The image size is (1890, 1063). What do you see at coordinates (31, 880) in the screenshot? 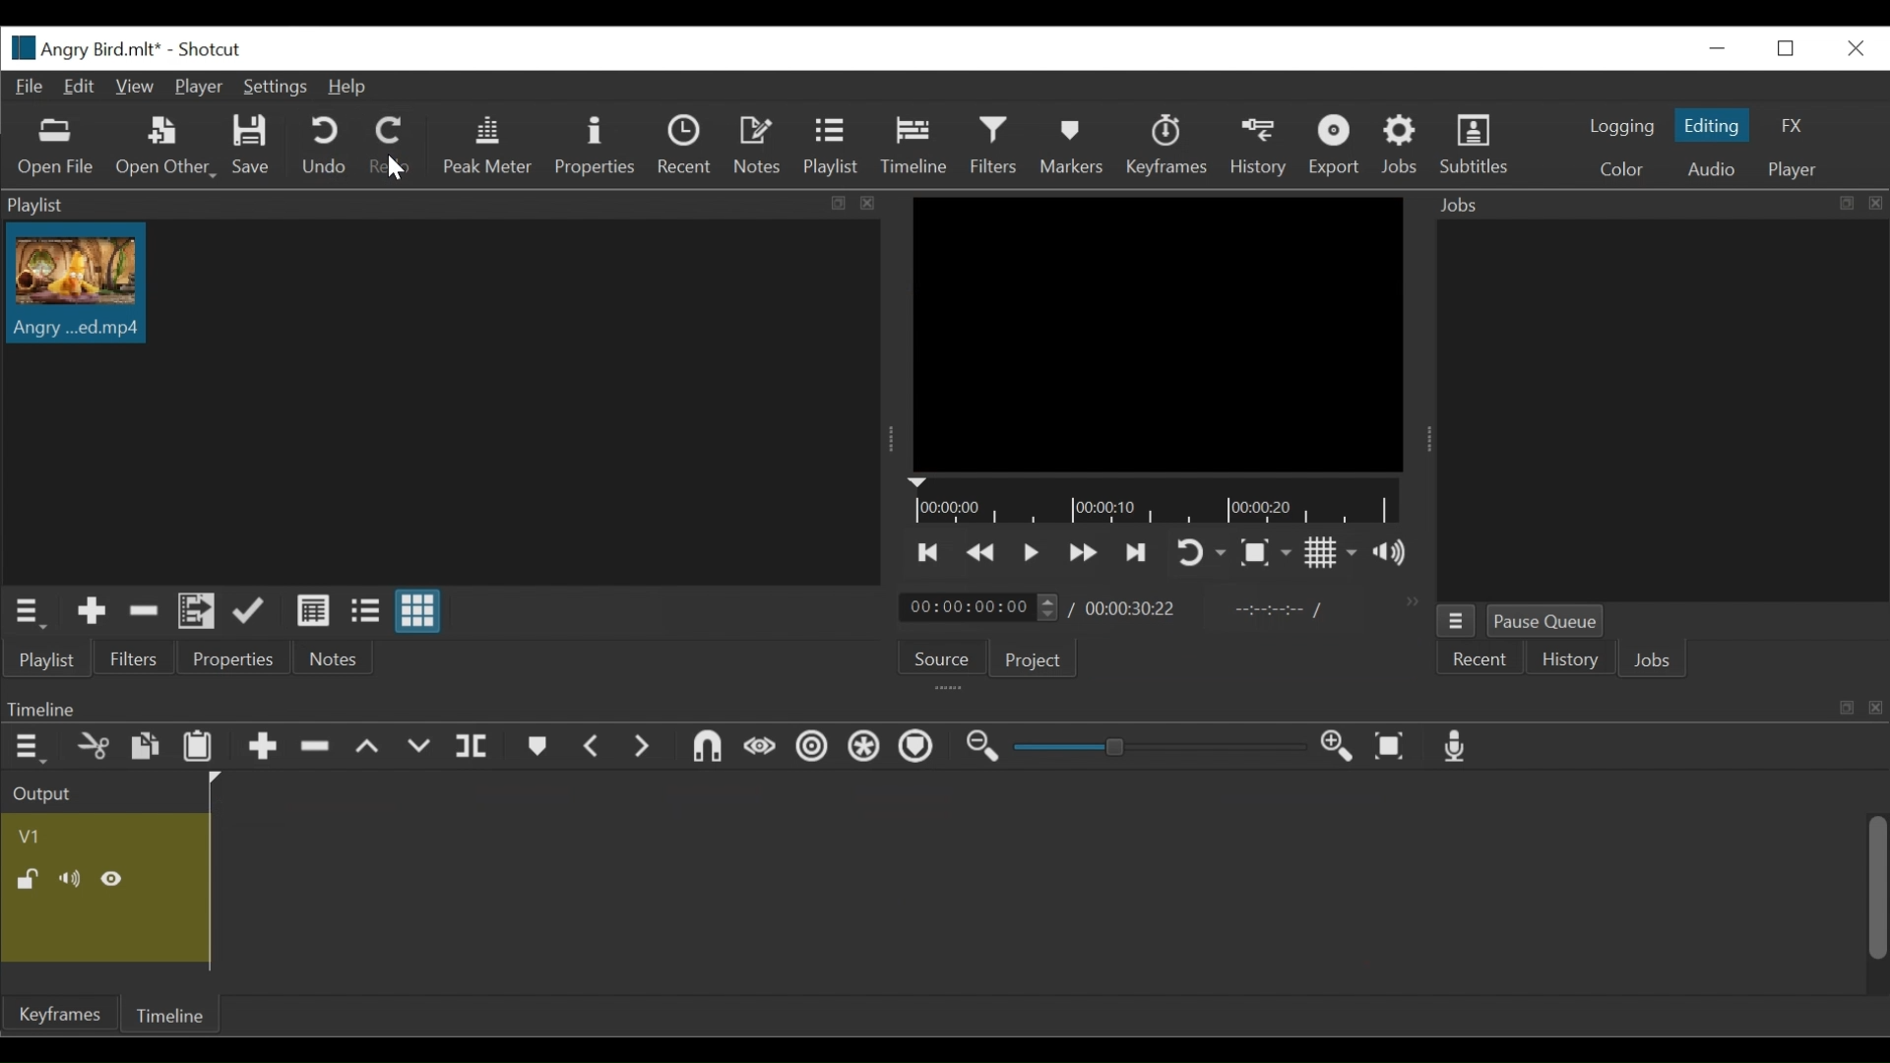
I see `(un)lock track` at bounding box center [31, 880].